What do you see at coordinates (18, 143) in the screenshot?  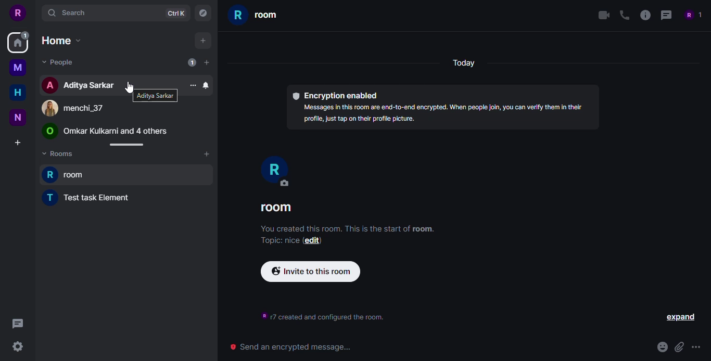 I see `create a space` at bounding box center [18, 143].